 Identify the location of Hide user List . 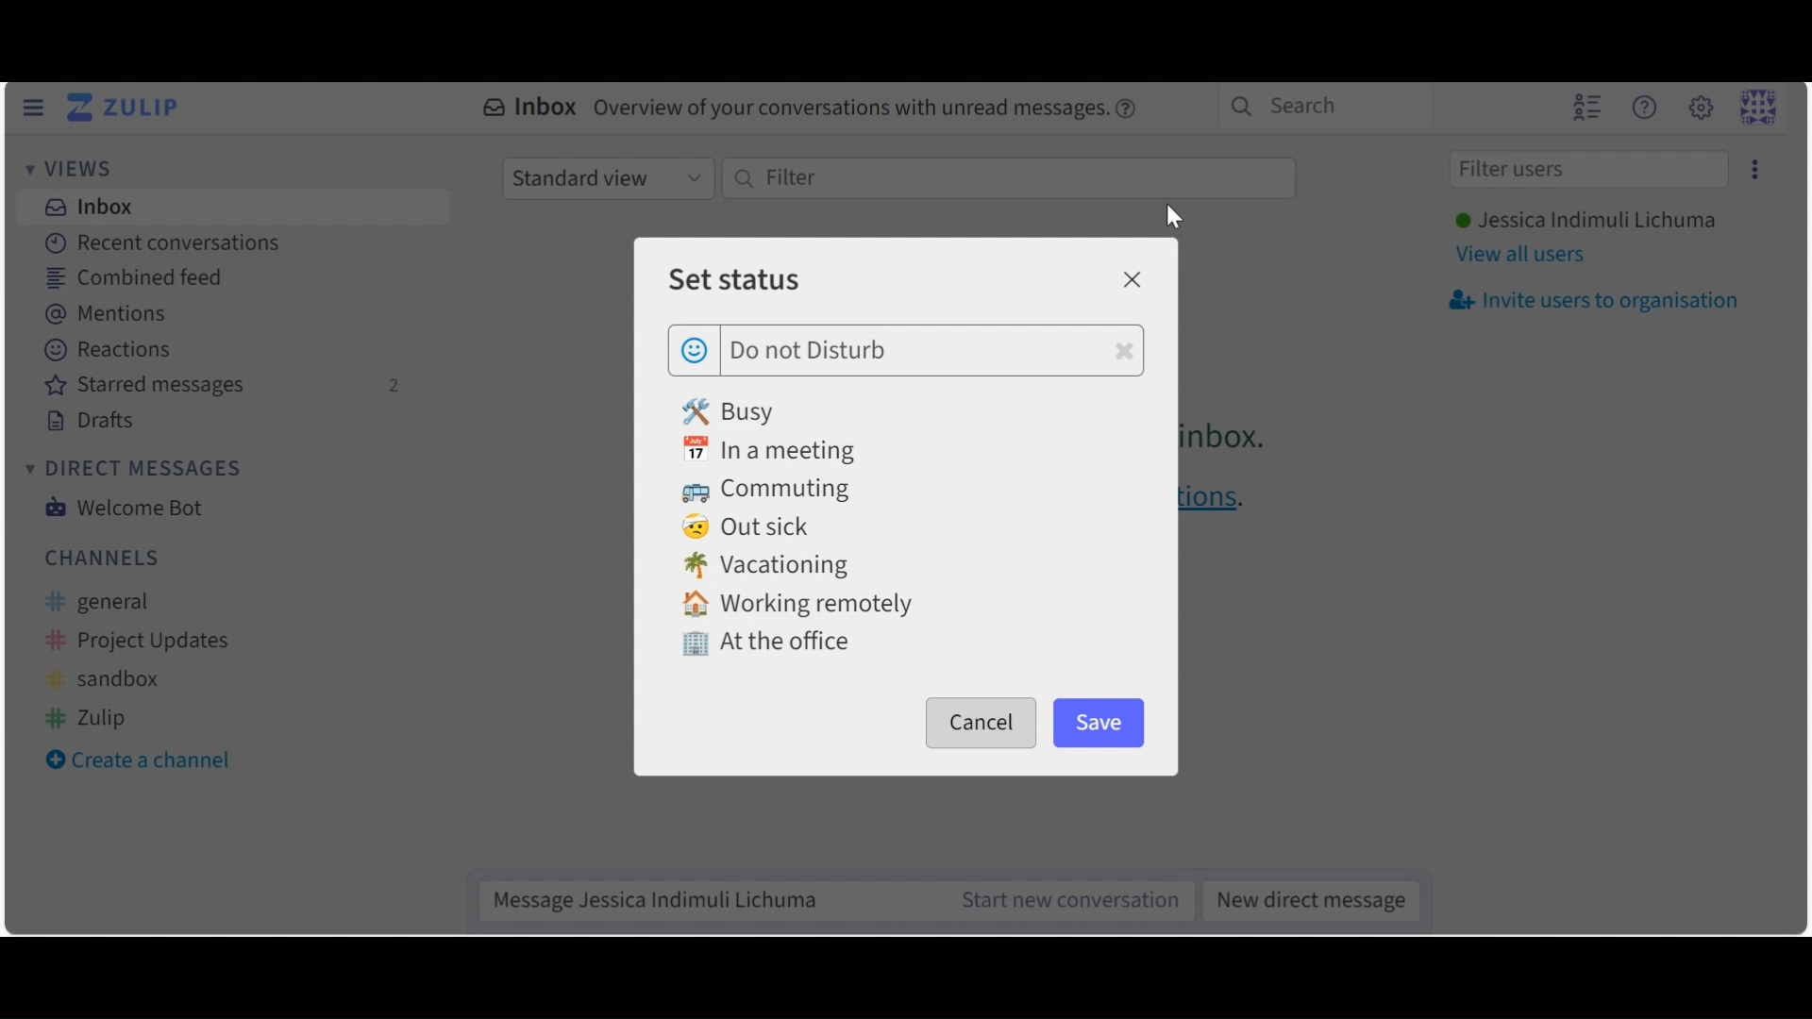
(1586, 106).